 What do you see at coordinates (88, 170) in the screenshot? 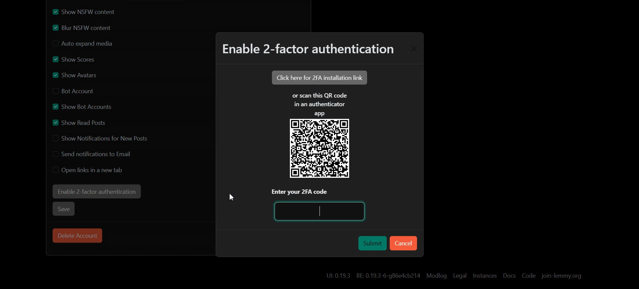
I see `Disable Open links in new tab` at bounding box center [88, 170].